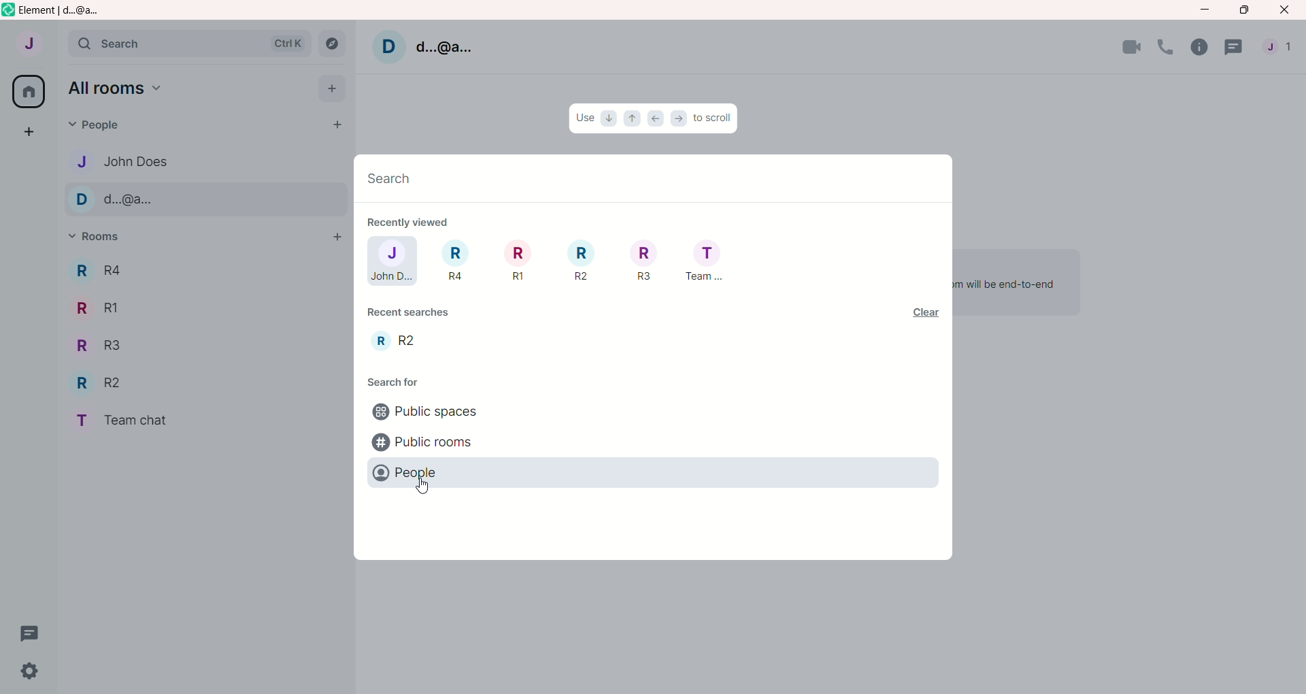  What do you see at coordinates (93, 127) in the screenshot?
I see `people` at bounding box center [93, 127].